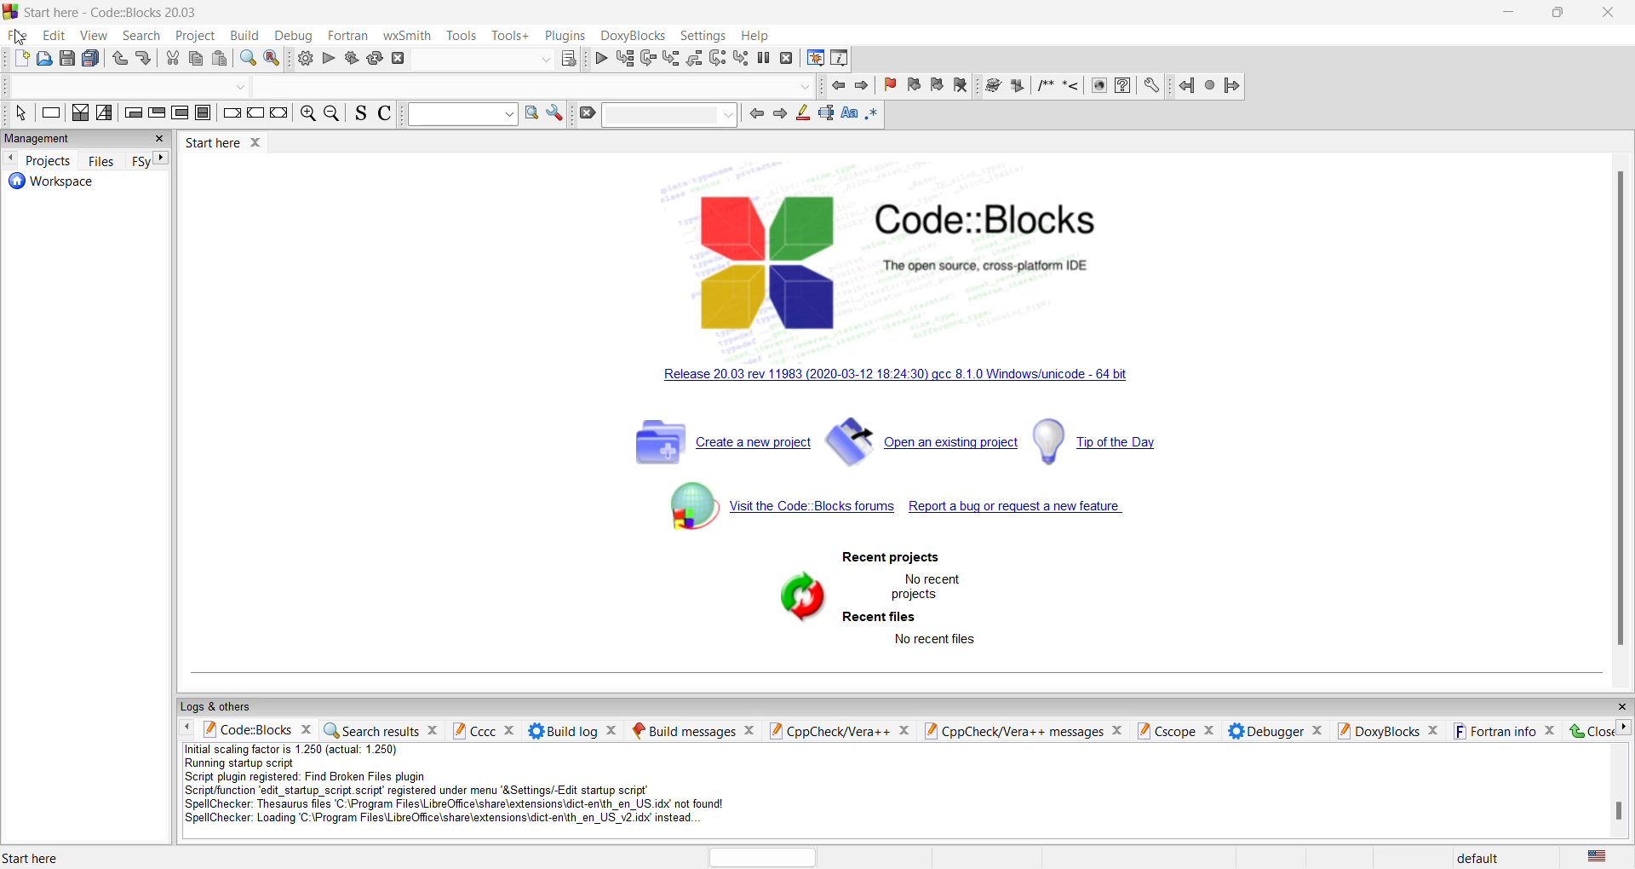 The image size is (1635, 869). I want to click on zoom in, so click(309, 113).